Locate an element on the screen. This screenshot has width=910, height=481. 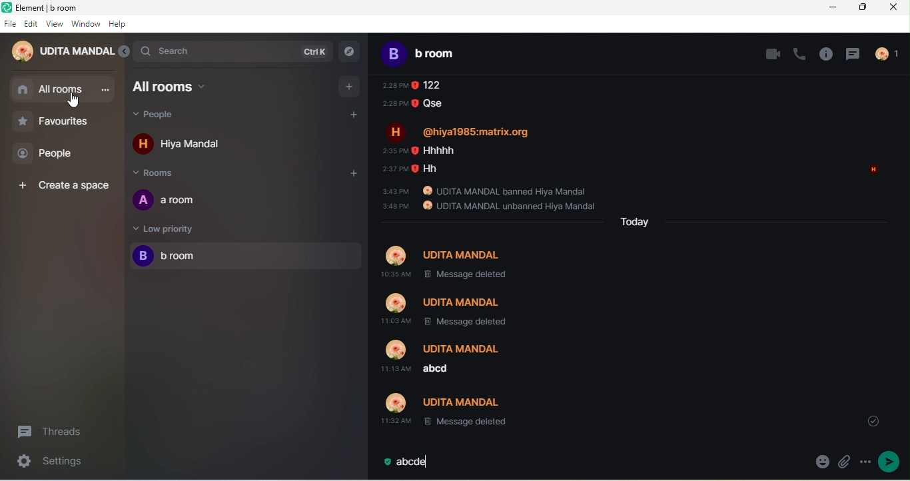
low priority is located at coordinates (167, 228).